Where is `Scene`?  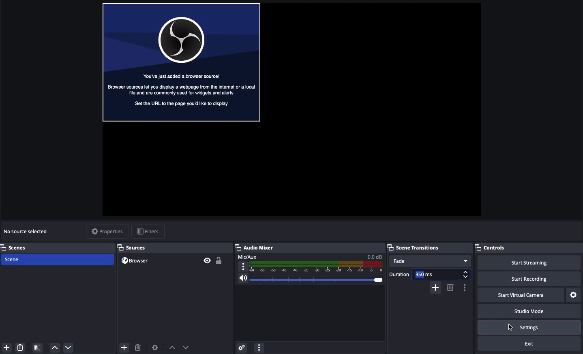
Scene is located at coordinates (59, 260).